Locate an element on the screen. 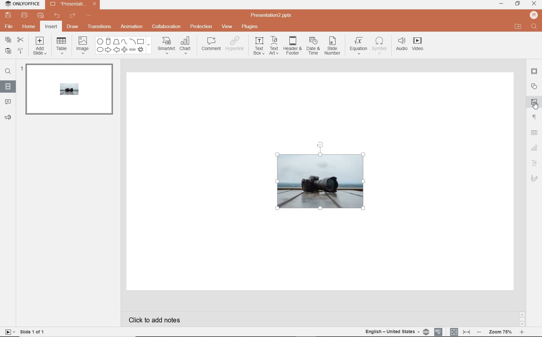 The height and width of the screenshot is (337, 542). text language is located at coordinates (398, 332).